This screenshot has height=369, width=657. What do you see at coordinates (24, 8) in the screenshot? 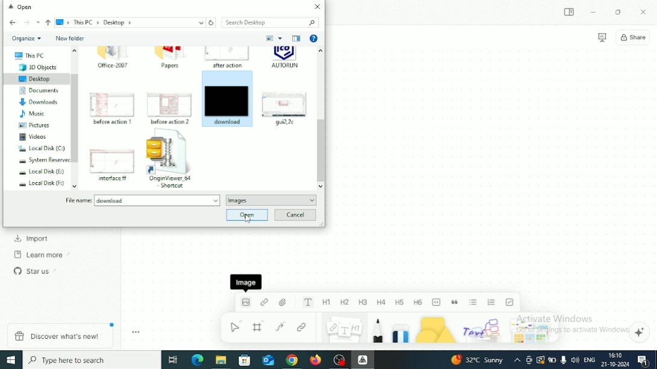
I see `Open` at bounding box center [24, 8].